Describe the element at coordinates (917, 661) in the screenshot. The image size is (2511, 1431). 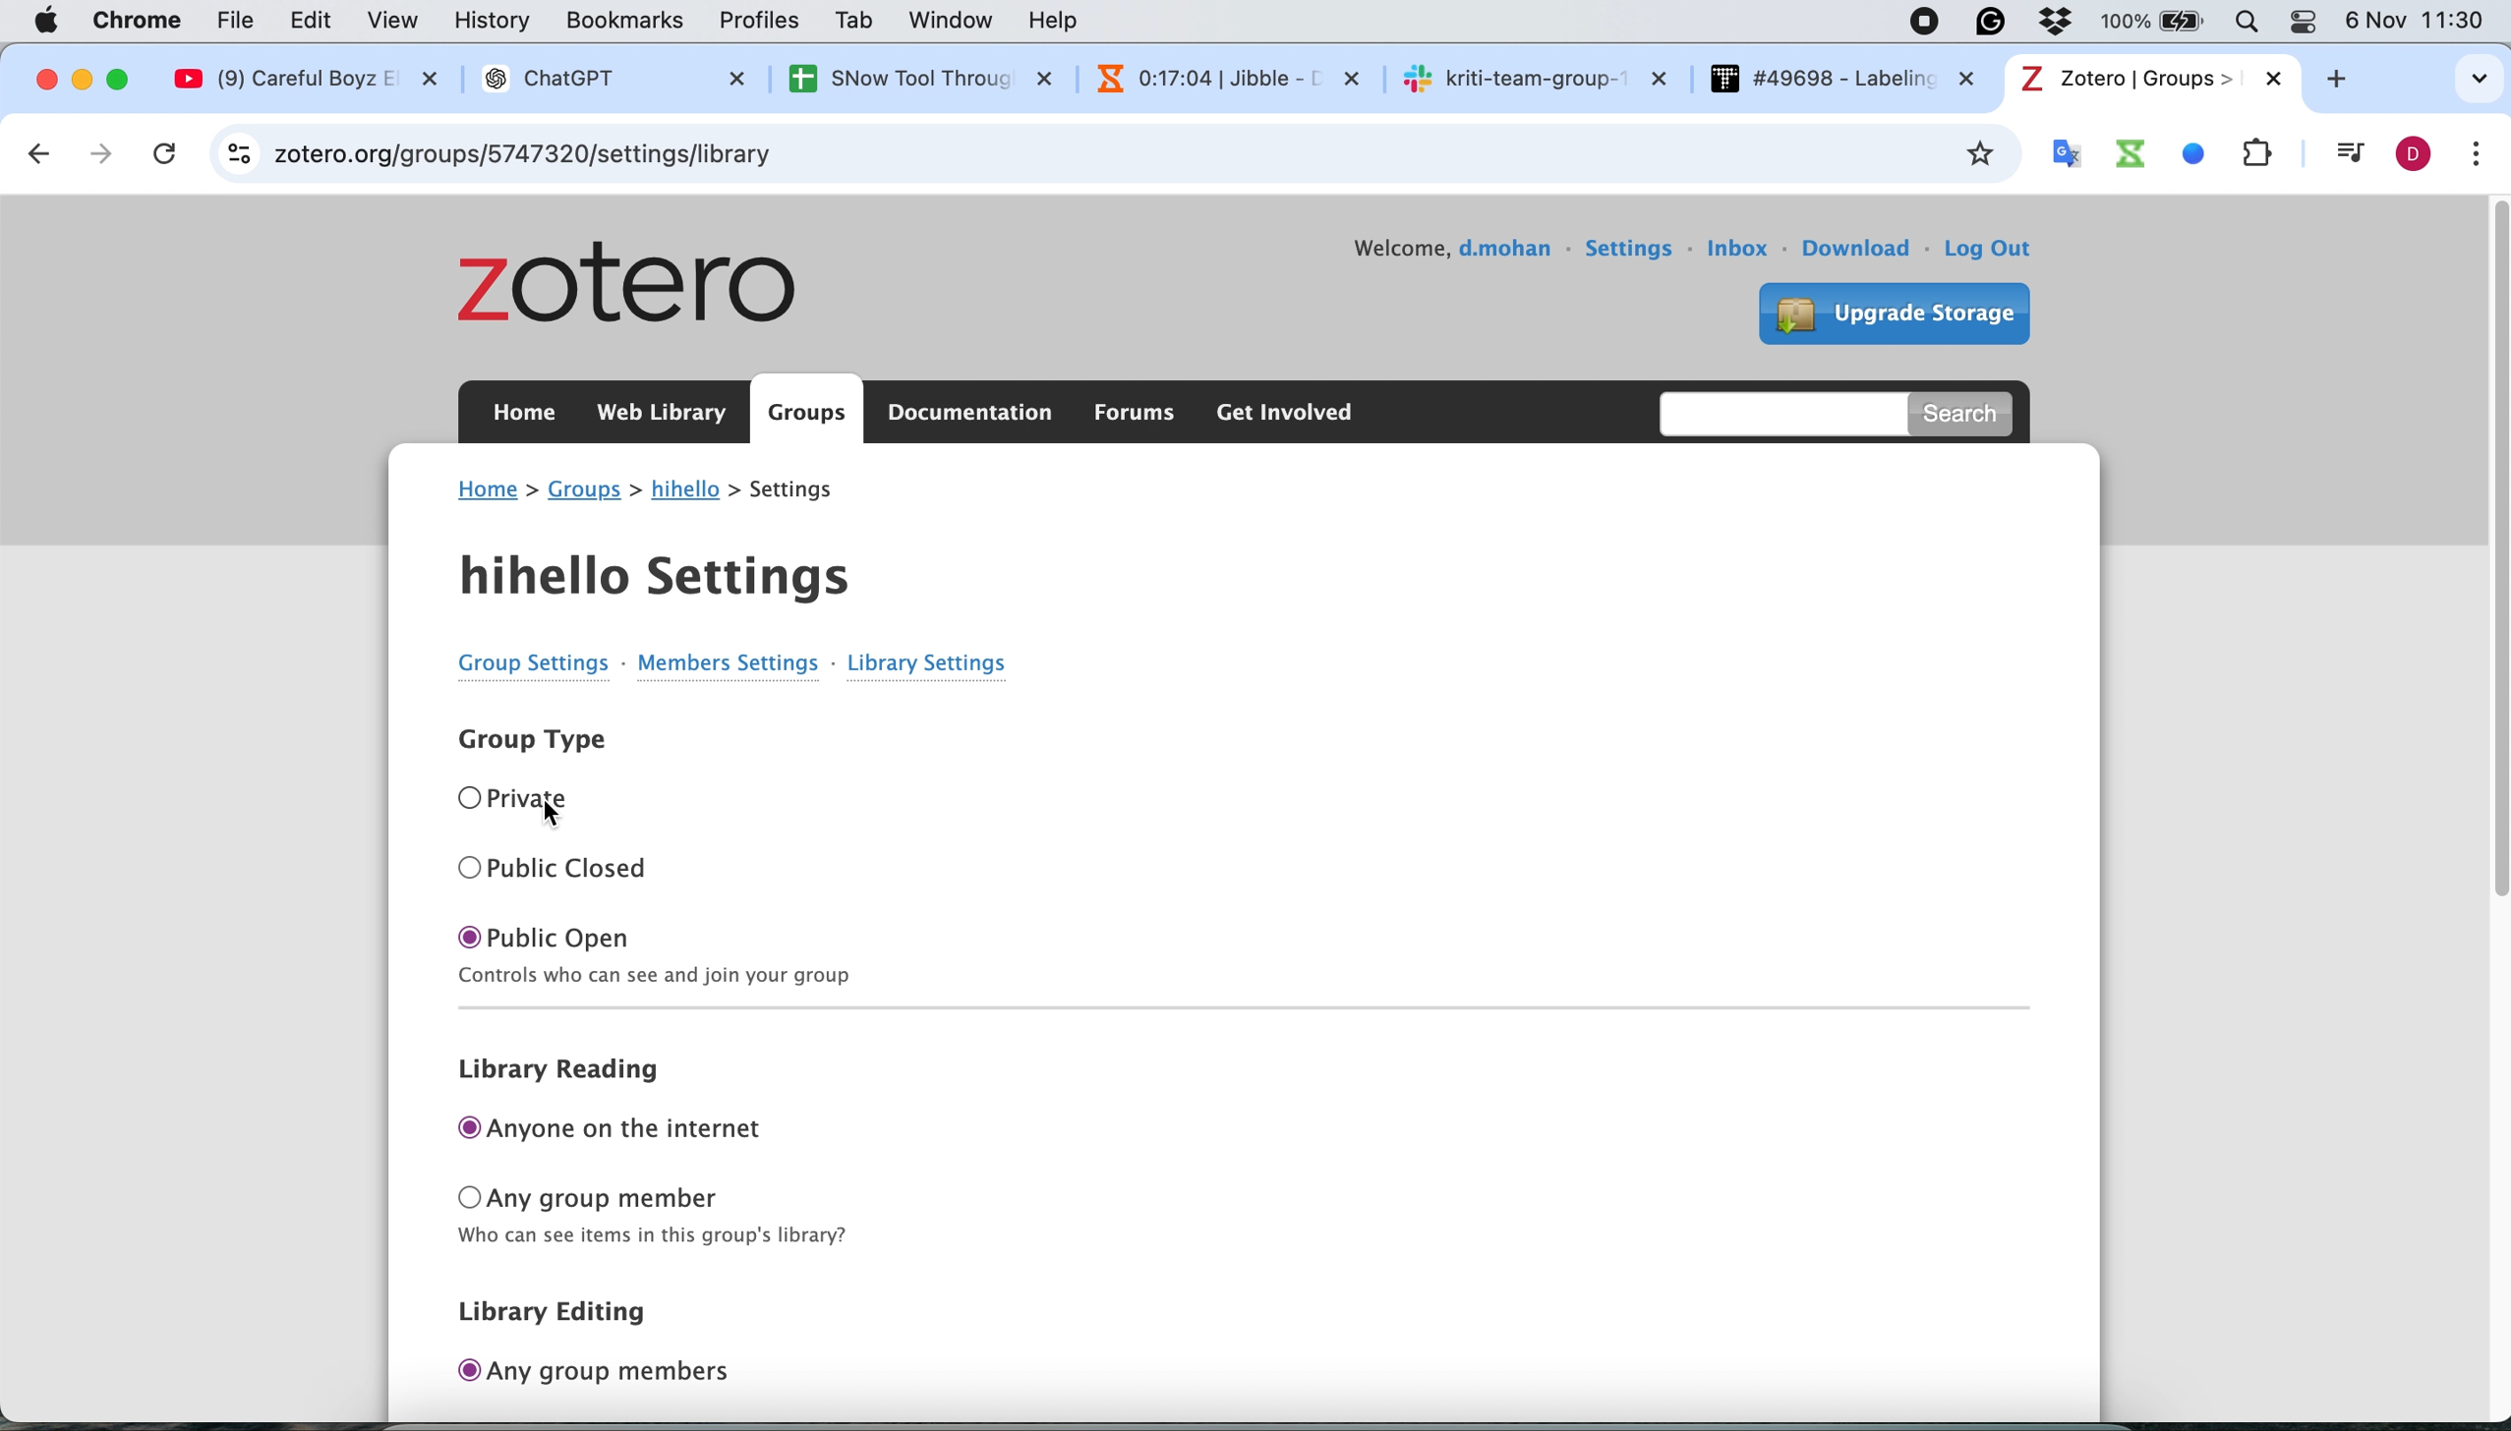
I see `Library Settings` at that location.